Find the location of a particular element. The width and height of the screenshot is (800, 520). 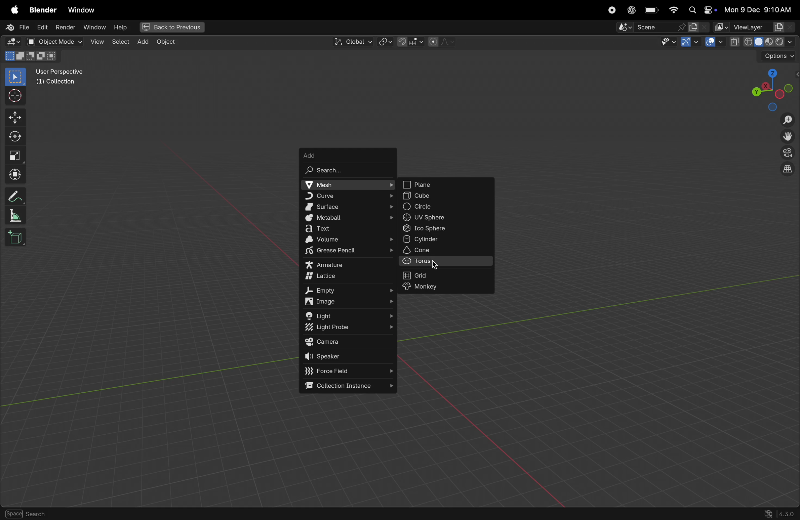

camera is located at coordinates (348, 342).